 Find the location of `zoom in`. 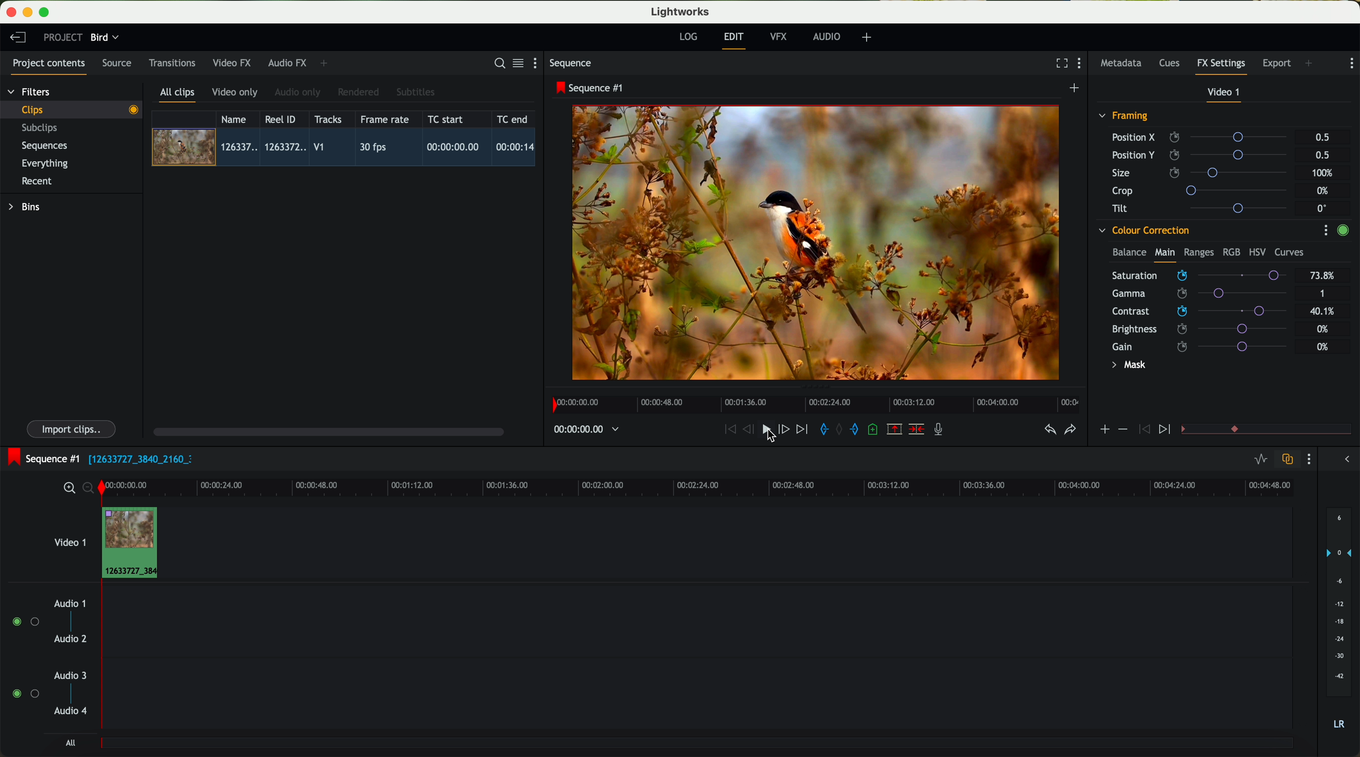

zoom in is located at coordinates (68, 488).